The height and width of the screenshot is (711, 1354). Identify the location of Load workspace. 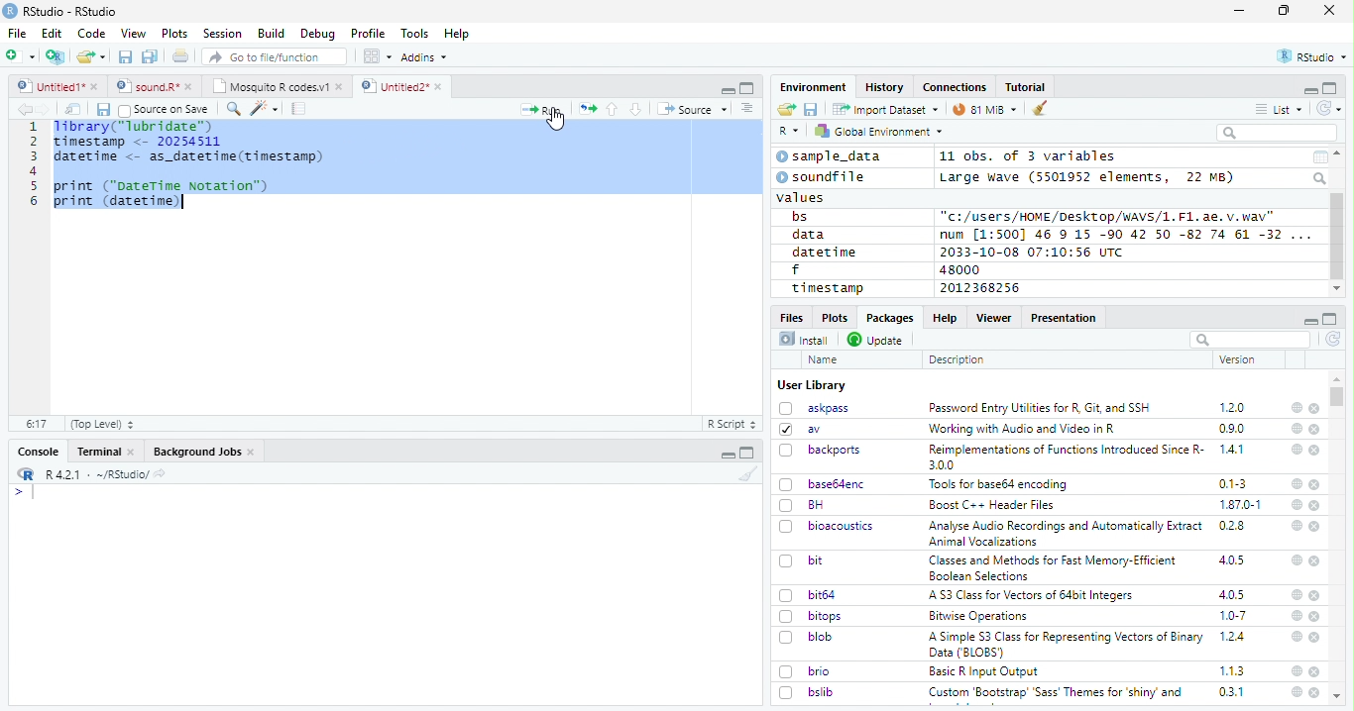
(787, 110).